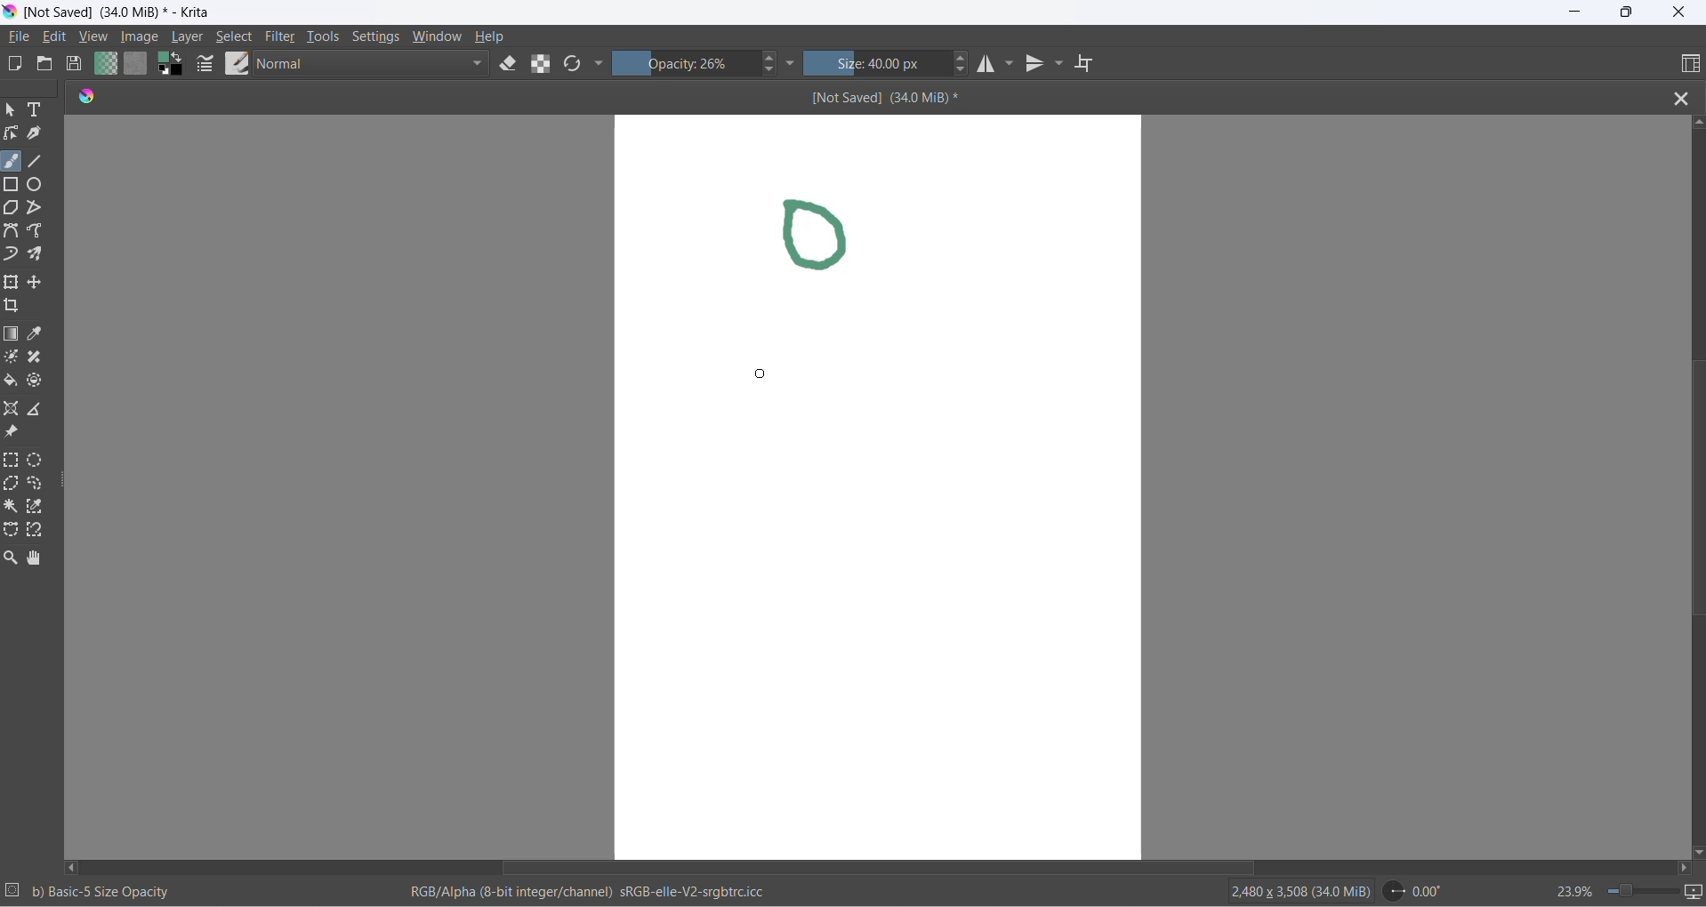  Describe the element at coordinates (1689, 868) in the screenshot. I see `scroll right button` at that location.